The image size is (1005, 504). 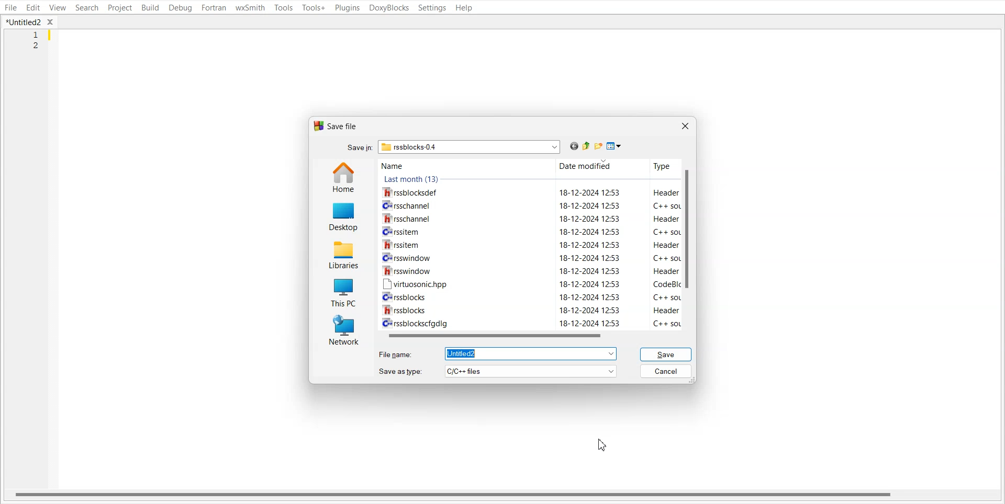 What do you see at coordinates (11, 7) in the screenshot?
I see `File` at bounding box center [11, 7].